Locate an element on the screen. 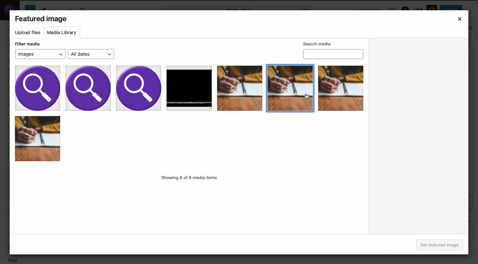 Image resolution: width=478 pixels, height=264 pixels. Search media is located at coordinates (317, 44).